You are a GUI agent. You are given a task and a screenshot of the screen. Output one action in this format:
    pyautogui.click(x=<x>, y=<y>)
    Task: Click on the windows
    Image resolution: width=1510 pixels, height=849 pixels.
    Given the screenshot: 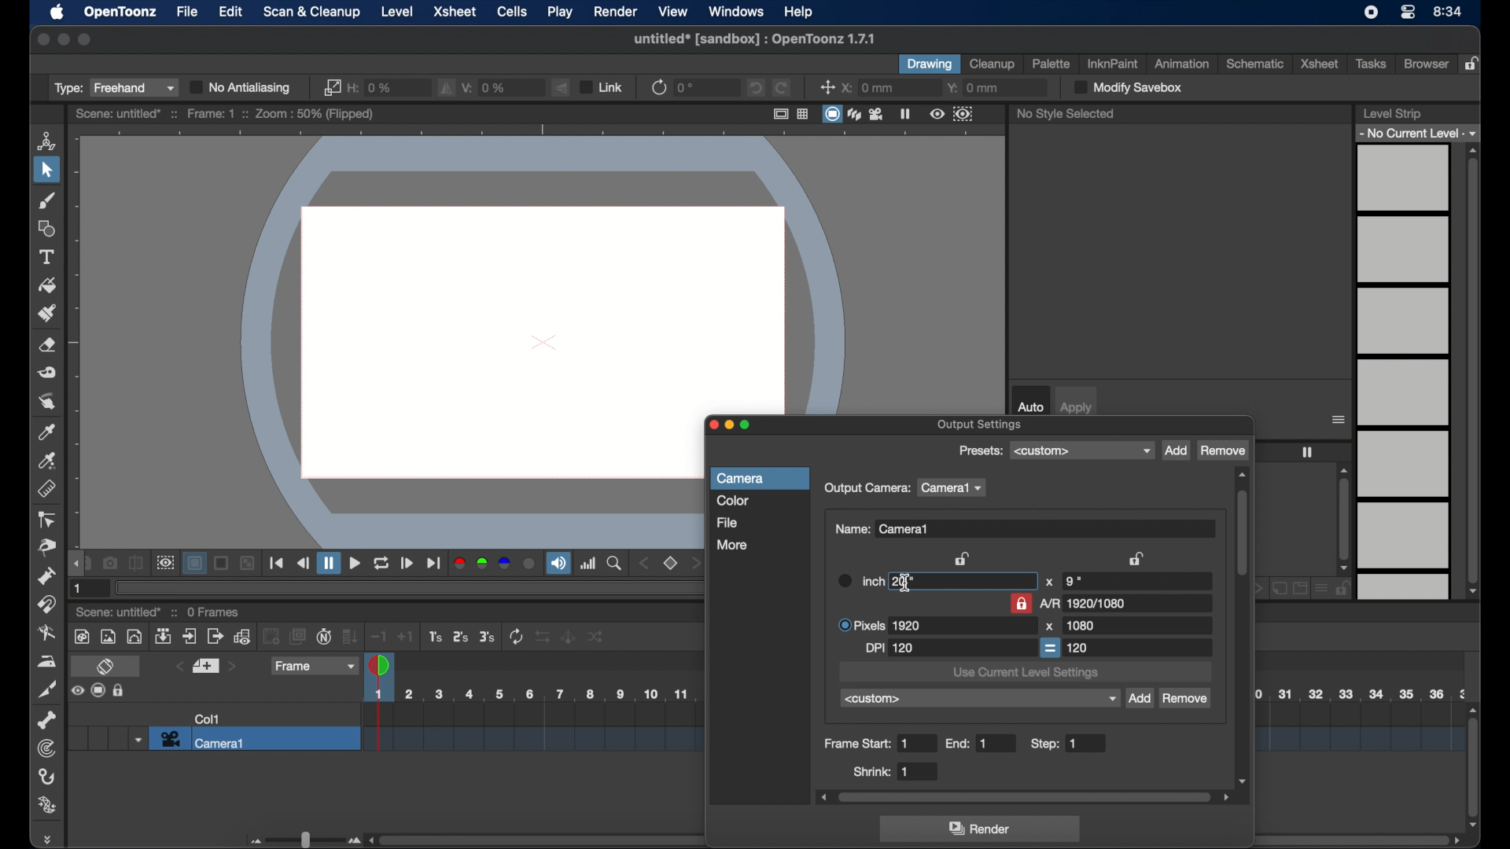 What is the action you would take?
    pyautogui.click(x=737, y=12)
    